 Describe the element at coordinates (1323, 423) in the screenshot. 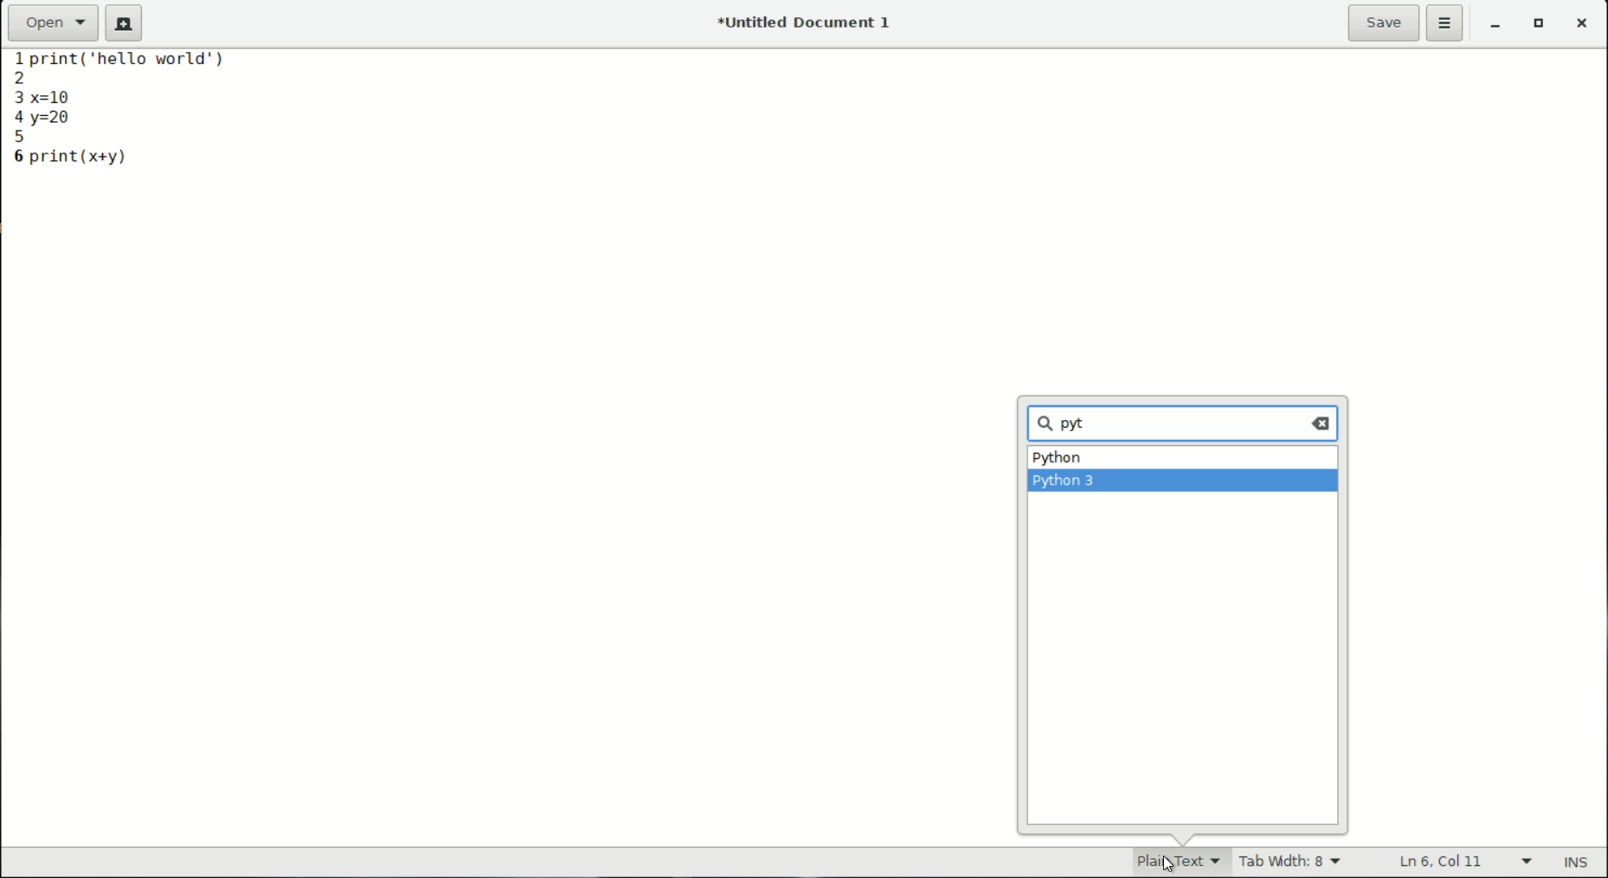

I see `clear` at that location.